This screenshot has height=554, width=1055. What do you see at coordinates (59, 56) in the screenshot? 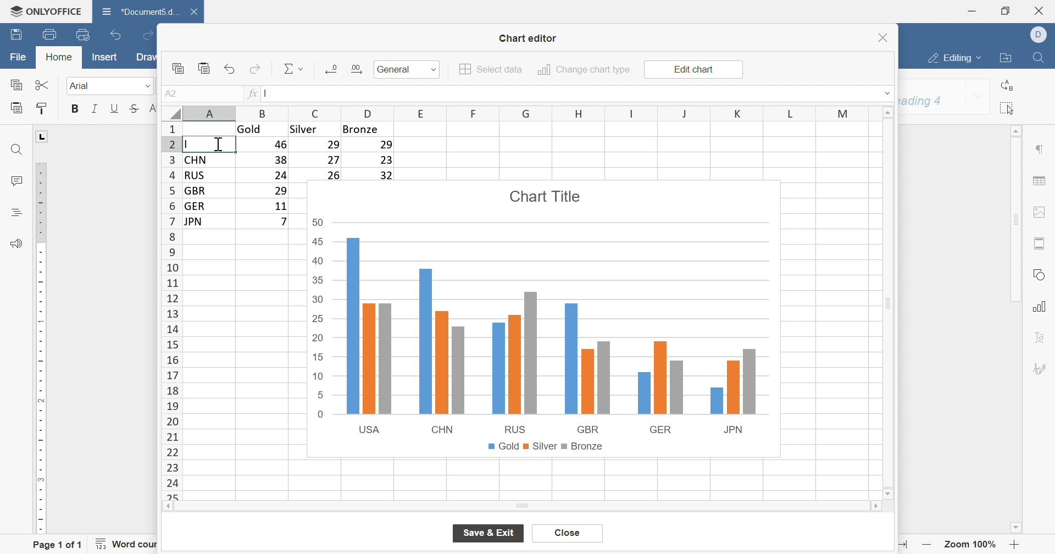
I see `home` at bounding box center [59, 56].